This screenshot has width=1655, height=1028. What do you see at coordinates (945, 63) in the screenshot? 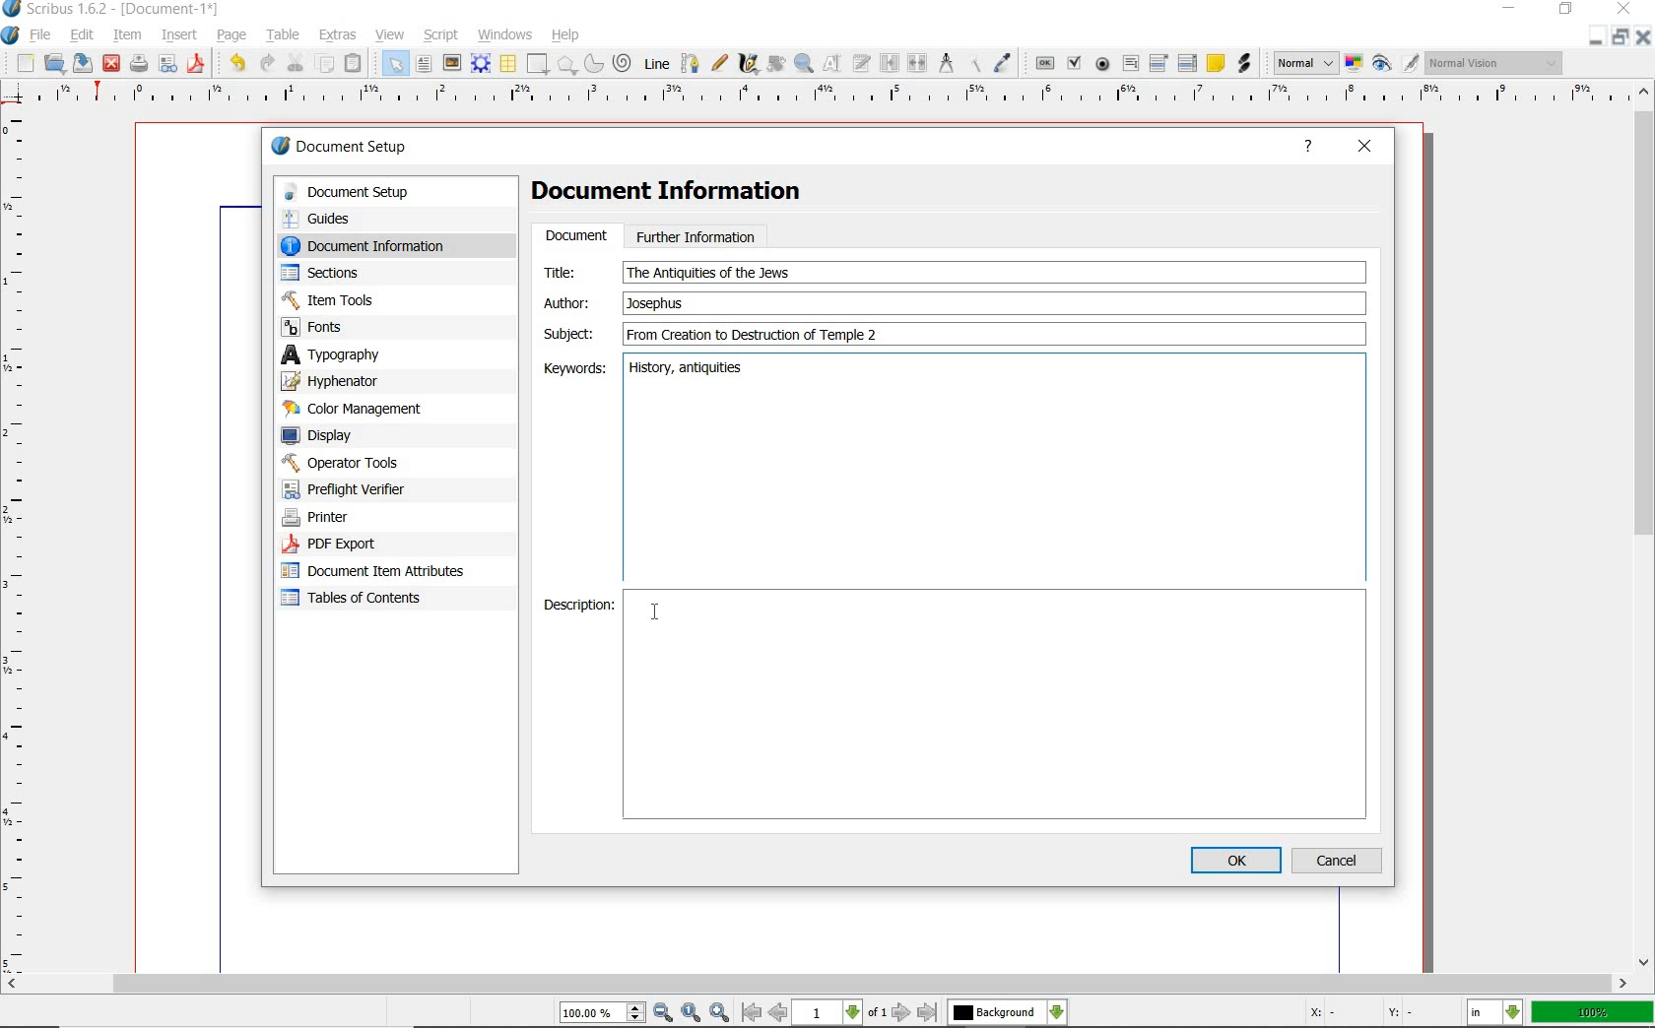
I see `measurements` at bounding box center [945, 63].